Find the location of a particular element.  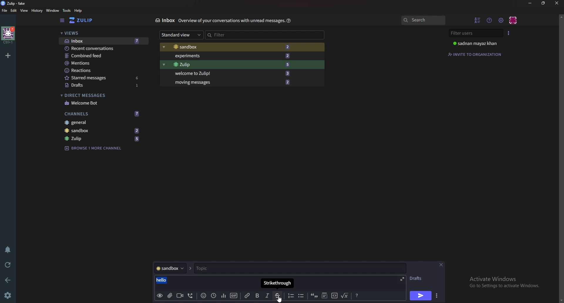

General is located at coordinates (104, 122).